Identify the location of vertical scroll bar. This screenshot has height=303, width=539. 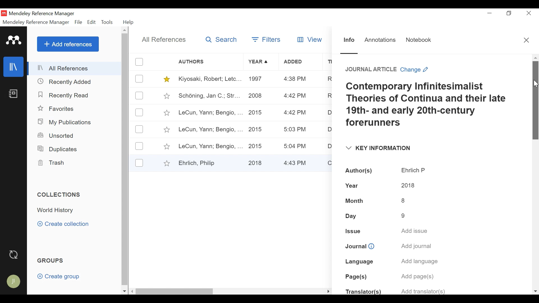
(124, 160).